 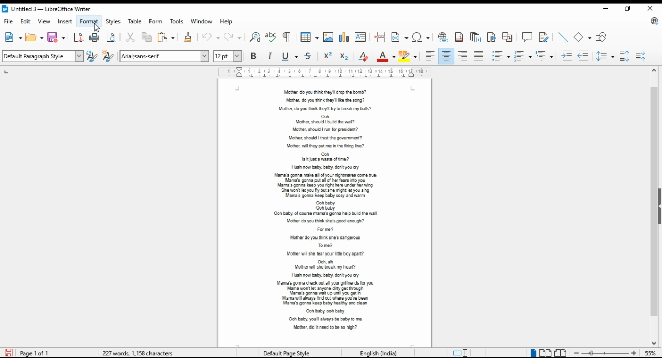 I want to click on cursor, so click(x=97, y=28).